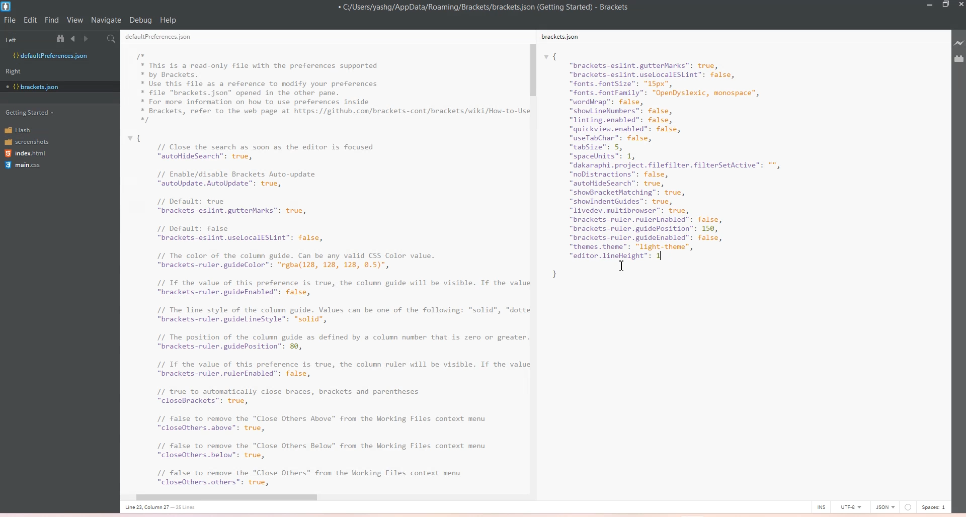  Describe the element at coordinates (885, 506) in the screenshot. I see `JSON` at that location.